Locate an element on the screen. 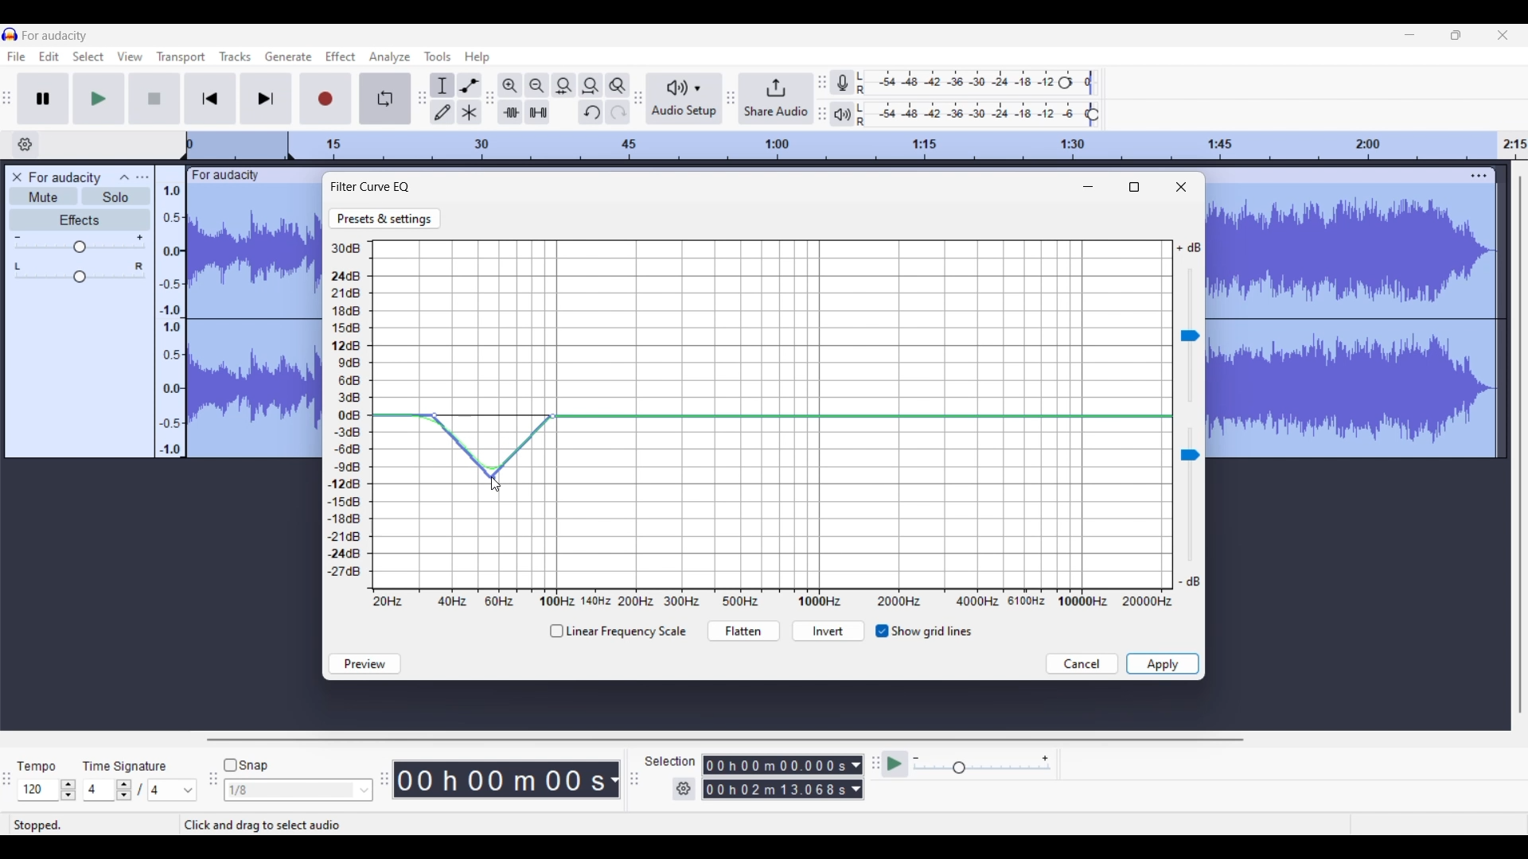  Recording level header is located at coordinates (1065, 83).